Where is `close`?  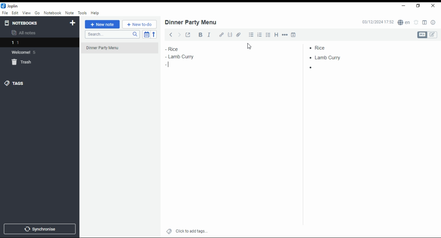 close is located at coordinates (433, 6).